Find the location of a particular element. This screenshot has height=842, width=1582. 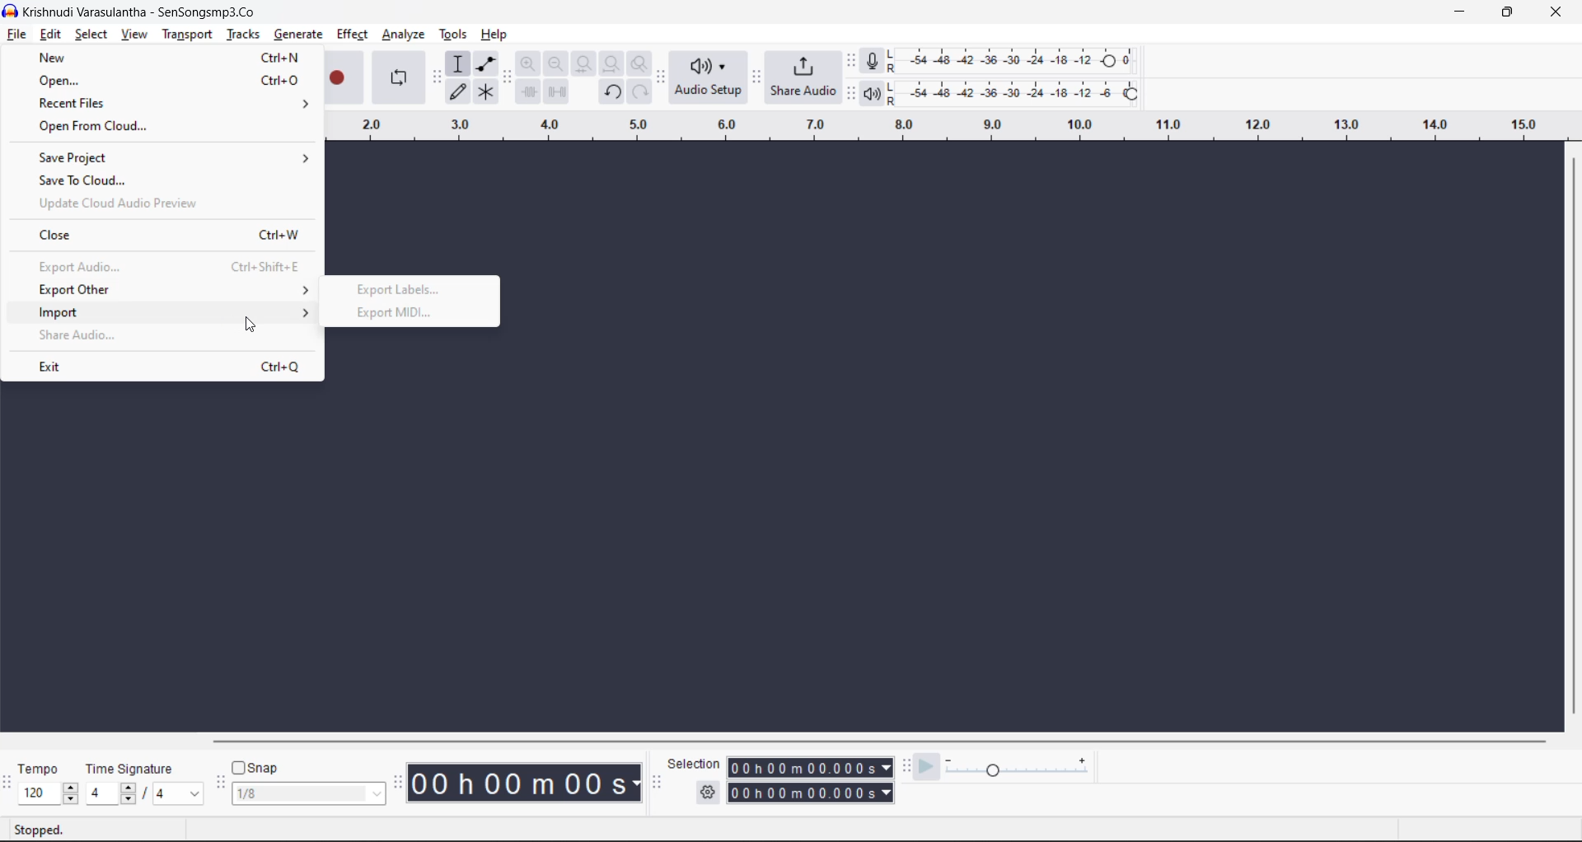

tempo is located at coordinates (43, 770).